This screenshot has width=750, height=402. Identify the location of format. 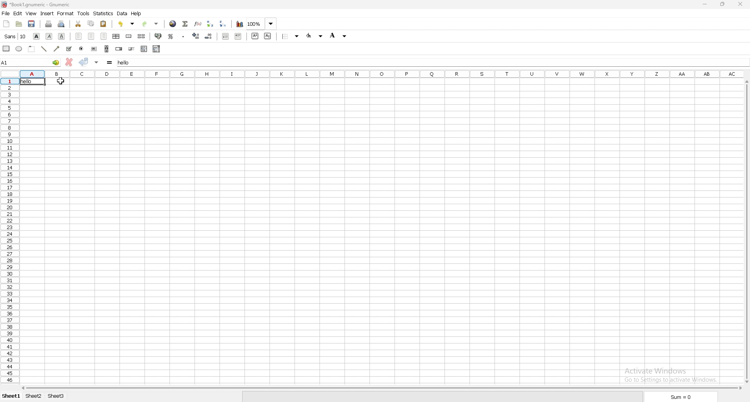
(65, 13).